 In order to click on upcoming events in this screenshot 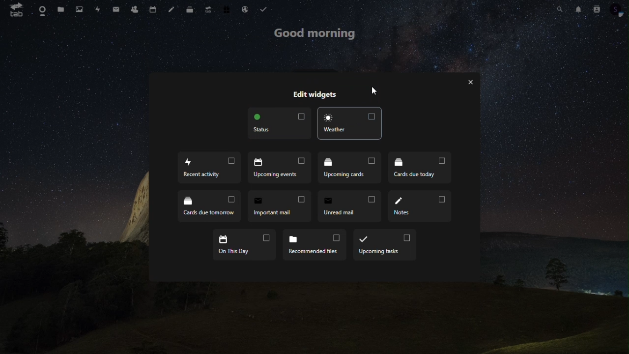, I will do `click(281, 167)`.